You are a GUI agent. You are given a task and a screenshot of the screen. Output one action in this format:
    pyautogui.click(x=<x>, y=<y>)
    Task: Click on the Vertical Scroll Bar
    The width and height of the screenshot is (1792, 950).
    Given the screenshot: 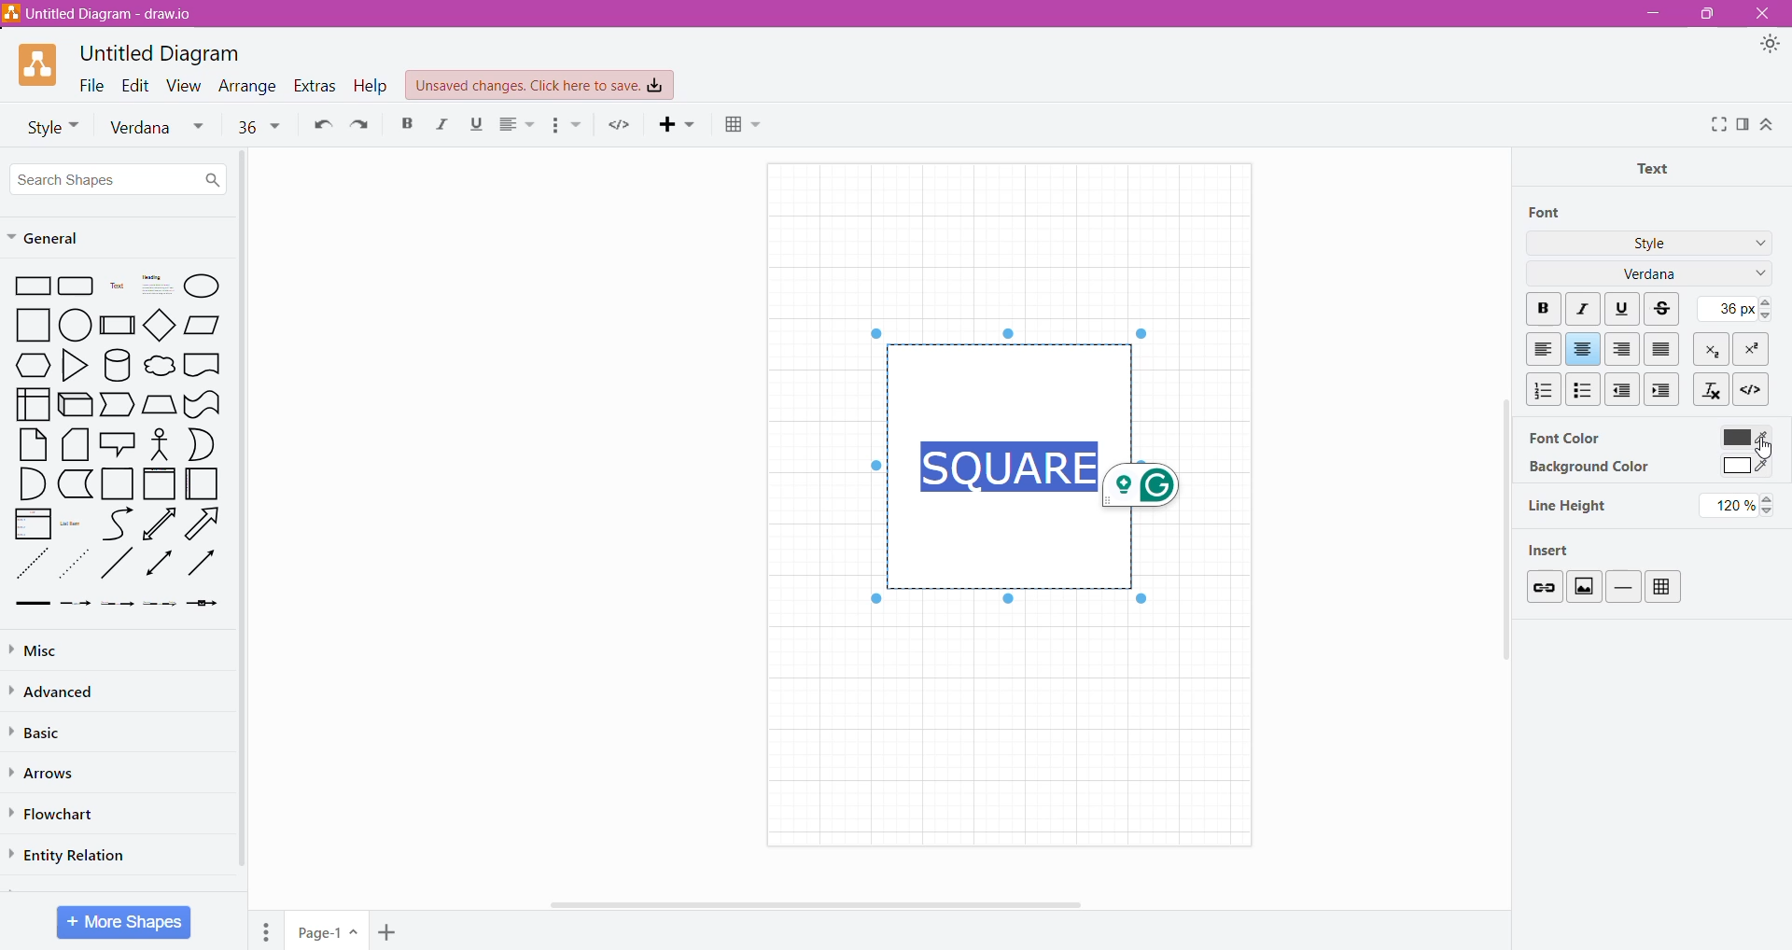 What is the action you would take?
    pyautogui.click(x=244, y=513)
    